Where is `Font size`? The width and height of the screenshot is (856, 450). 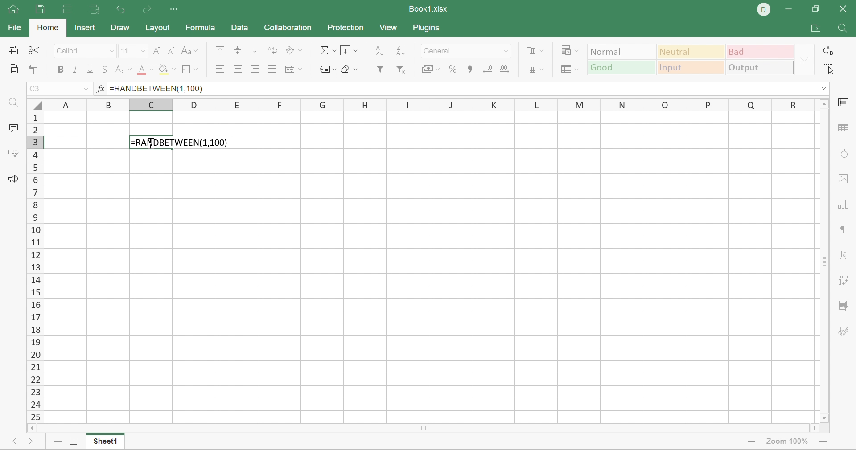
Font size is located at coordinates (125, 51).